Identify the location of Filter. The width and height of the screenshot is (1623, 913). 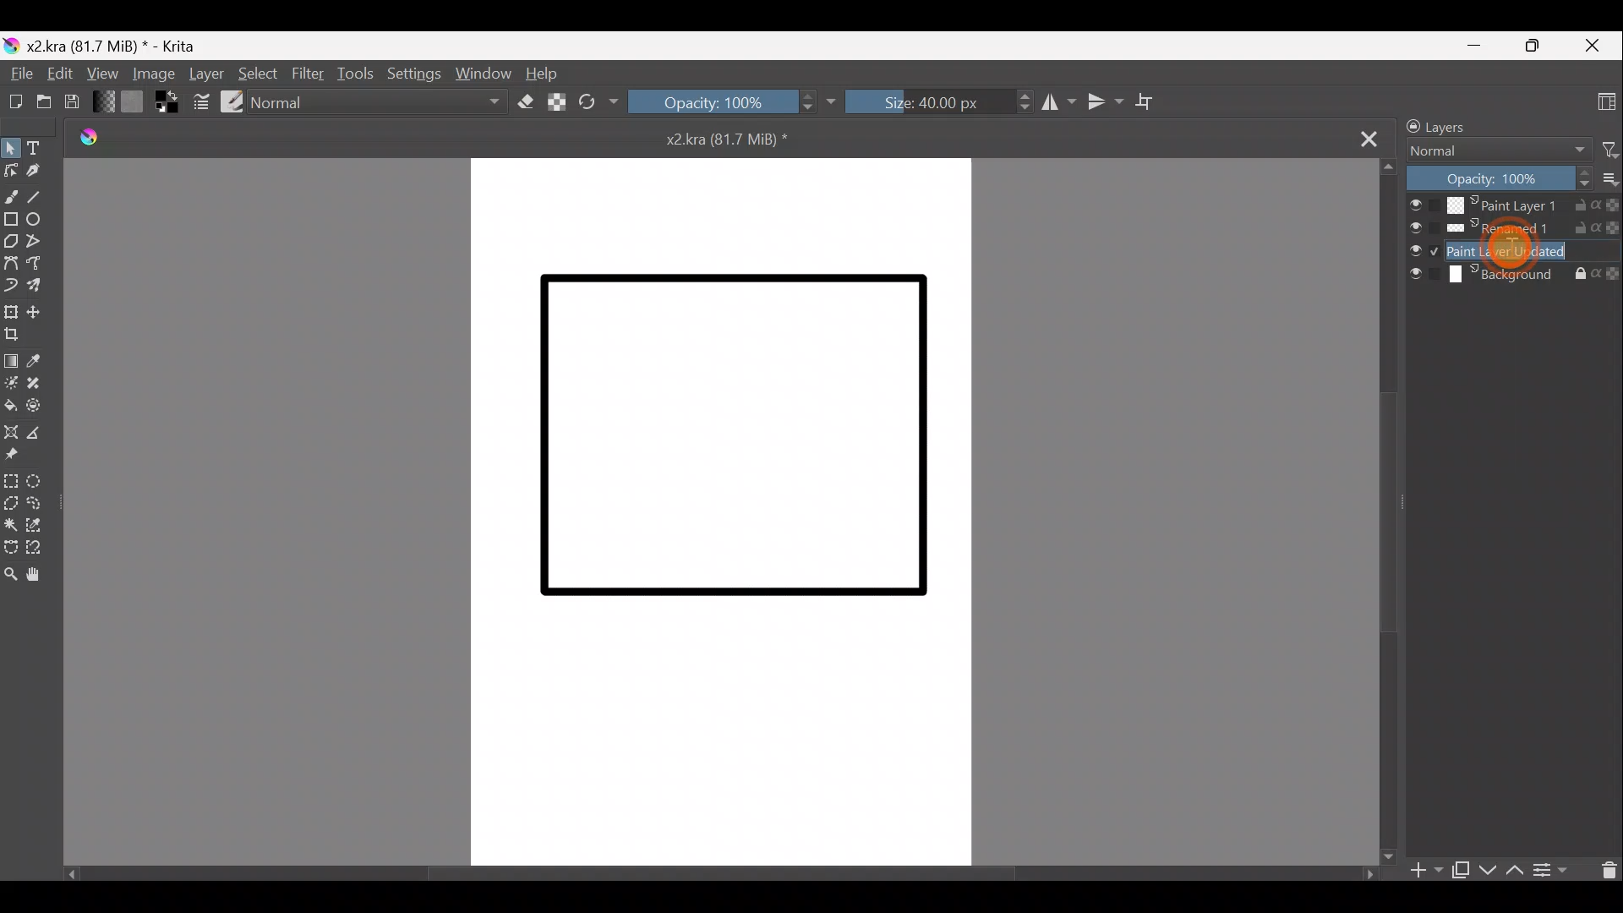
(1609, 150).